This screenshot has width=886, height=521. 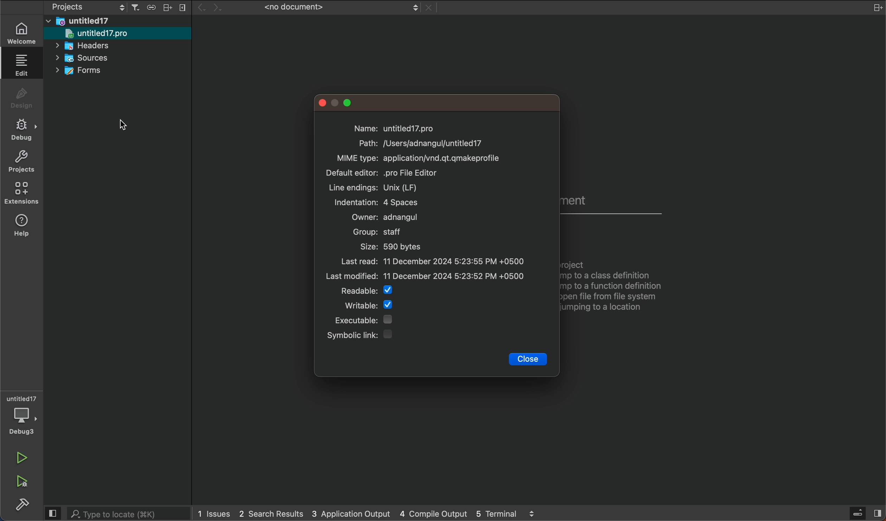 What do you see at coordinates (24, 129) in the screenshot?
I see `debug` at bounding box center [24, 129].